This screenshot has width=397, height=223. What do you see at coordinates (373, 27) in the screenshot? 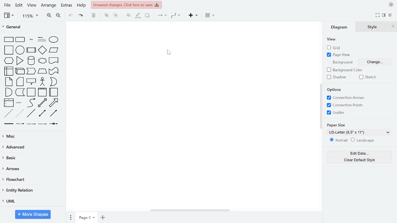
I see `style` at bounding box center [373, 27].